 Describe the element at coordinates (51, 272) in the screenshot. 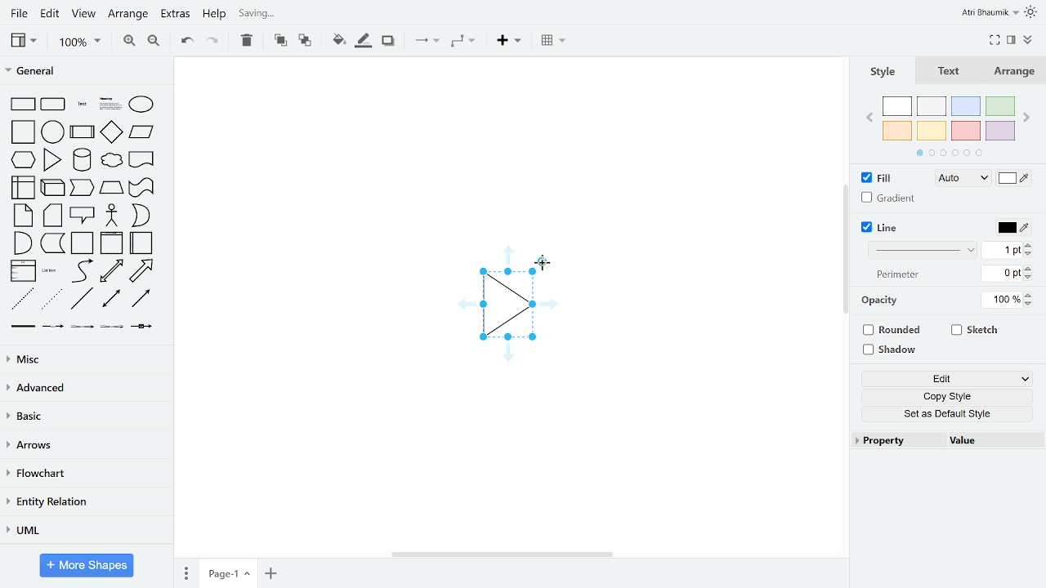

I see `list item` at that location.